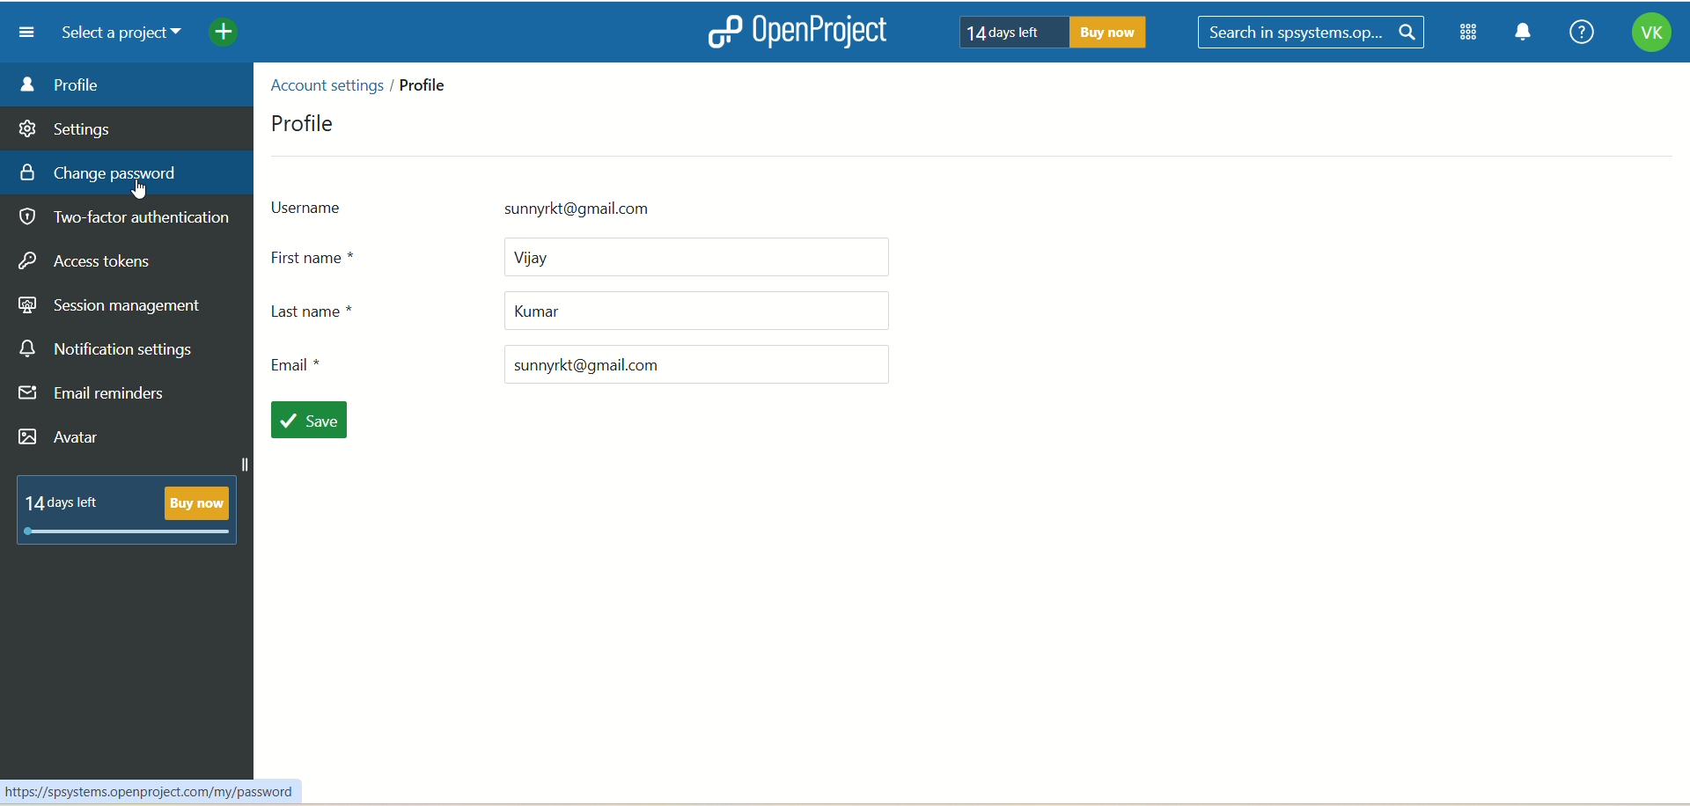 This screenshot has height=806, width=1690. I want to click on account, so click(1650, 35).